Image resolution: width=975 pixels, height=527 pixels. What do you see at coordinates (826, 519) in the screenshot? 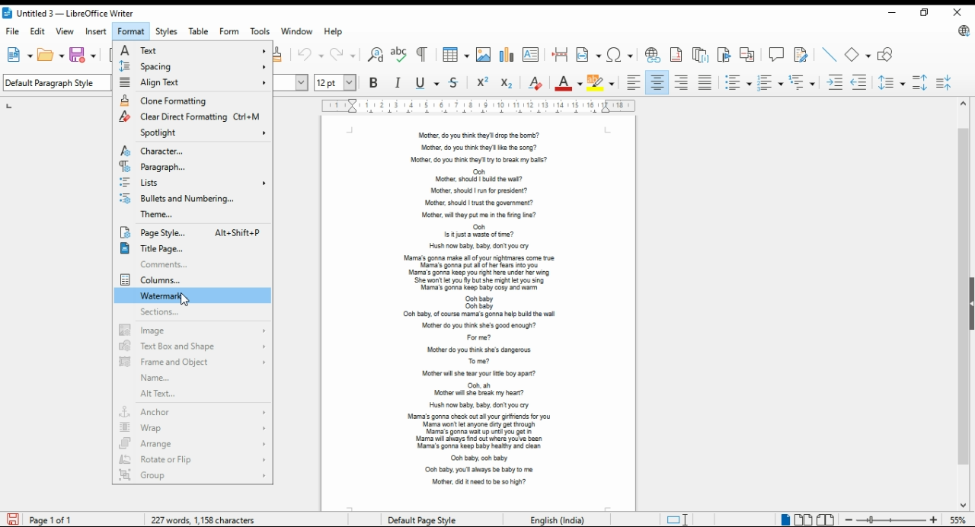
I see `book view` at bounding box center [826, 519].